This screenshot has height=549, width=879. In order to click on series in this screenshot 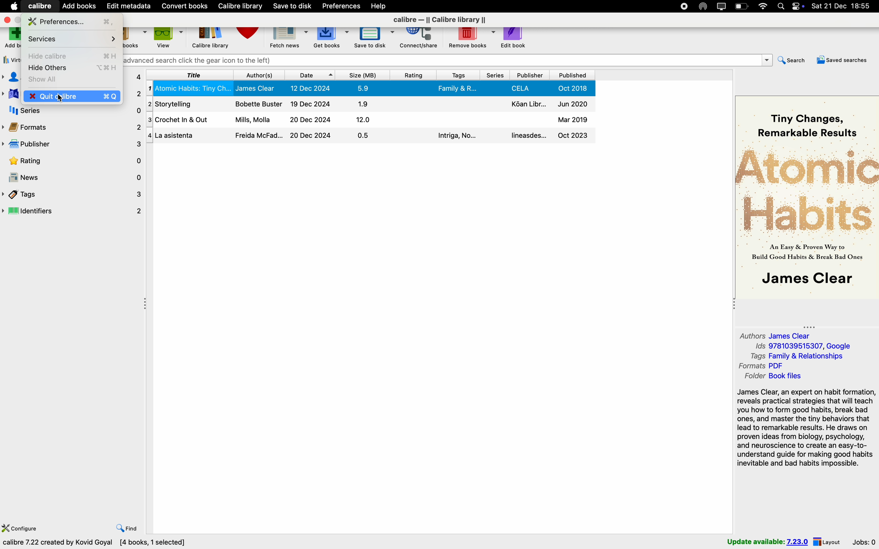, I will do `click(494, 75)`.